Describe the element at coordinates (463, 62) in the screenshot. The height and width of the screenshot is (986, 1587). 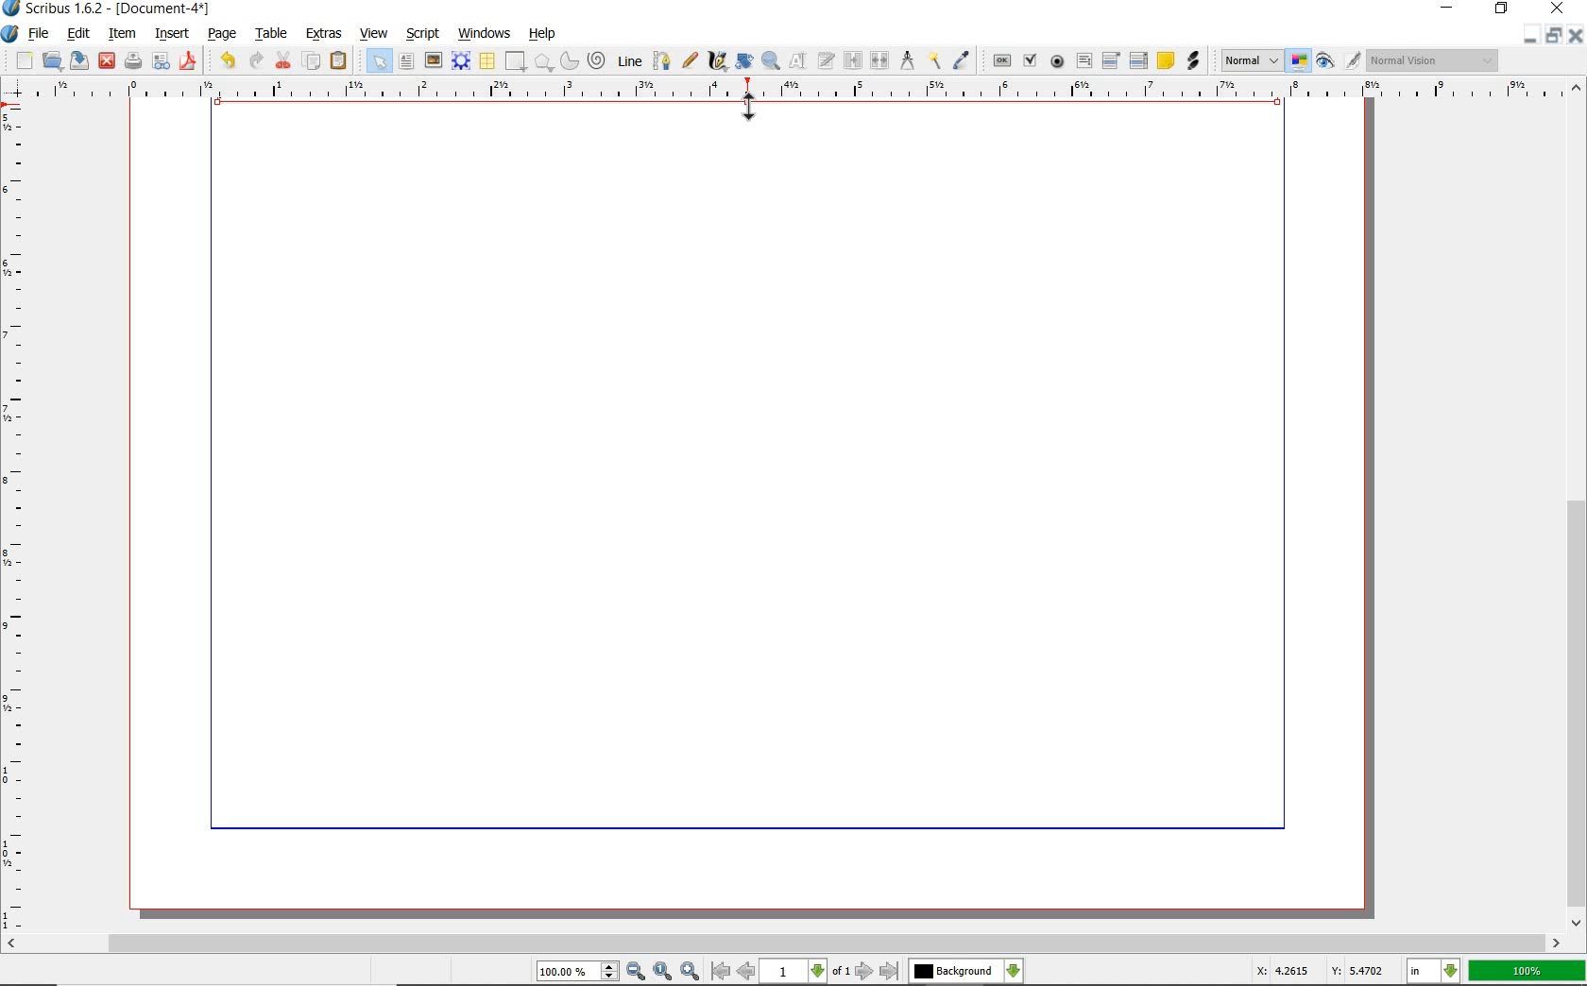
I see `render frame` at that location.